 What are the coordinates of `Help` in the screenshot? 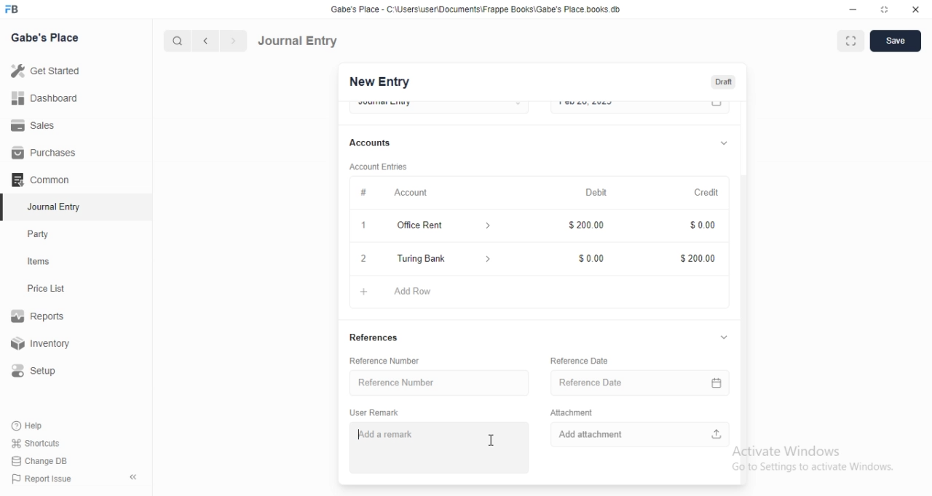 It's located at (30, 425).